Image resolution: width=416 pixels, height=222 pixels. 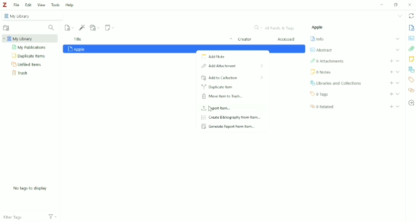 I want to click on Attachments, so click(x=411, y=49).